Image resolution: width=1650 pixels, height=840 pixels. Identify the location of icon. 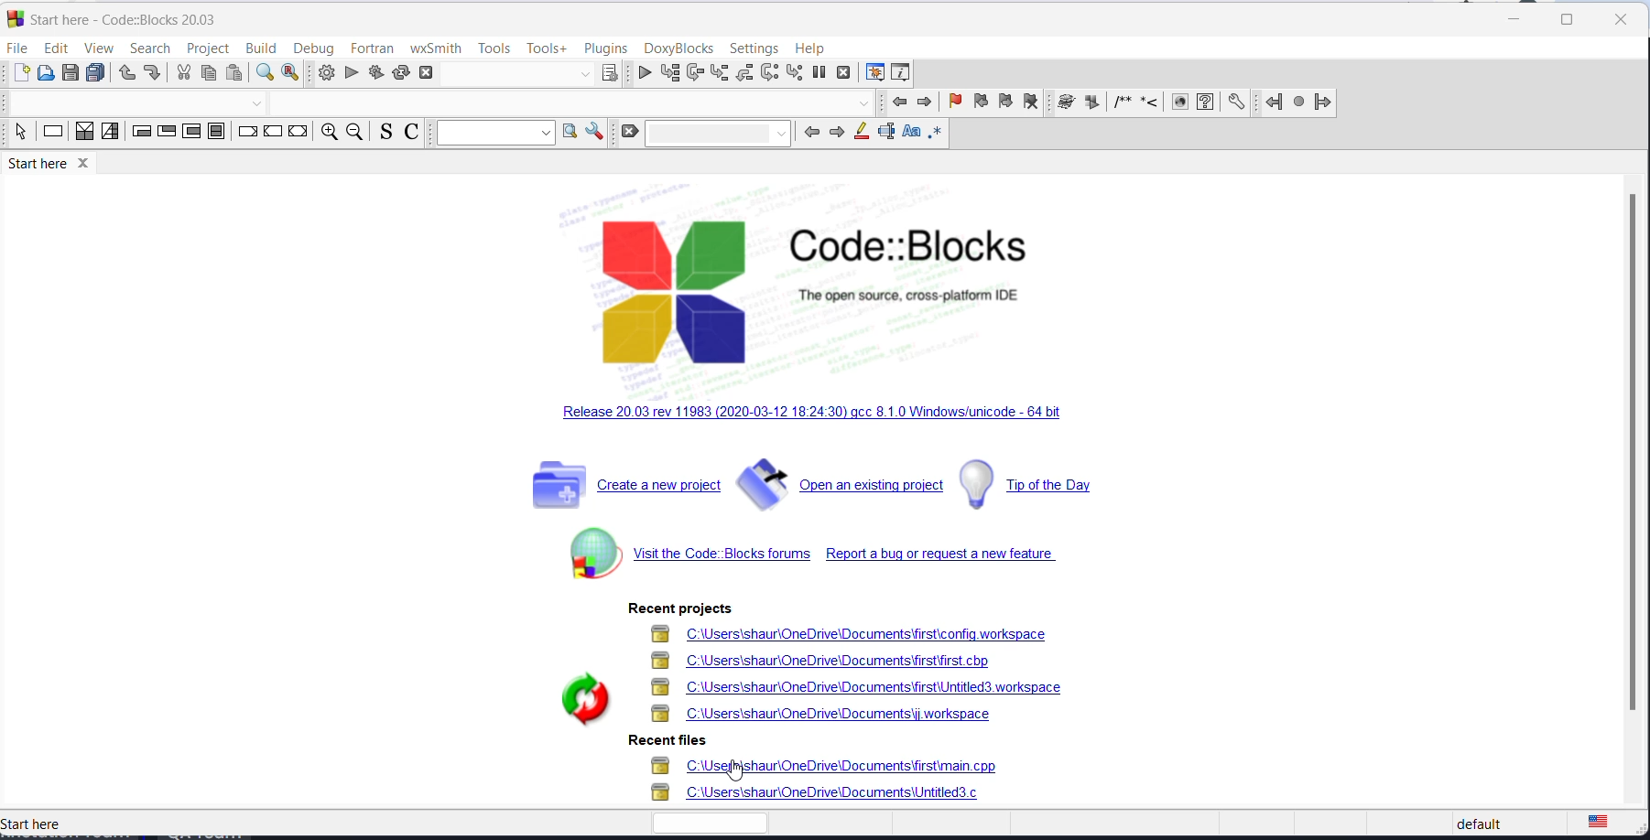
(1116, 104).